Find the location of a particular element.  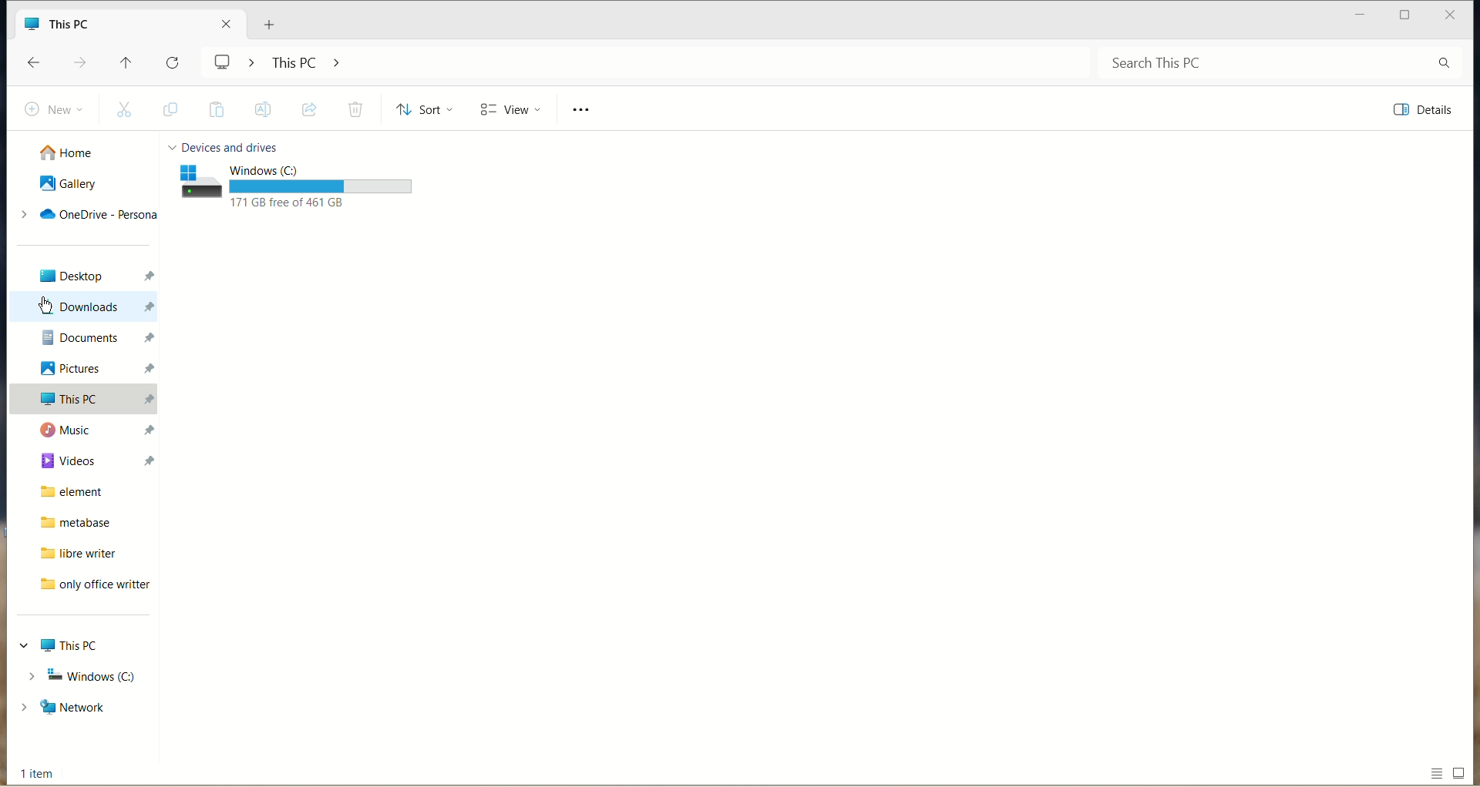

details is located at coordinates (1428, 109).